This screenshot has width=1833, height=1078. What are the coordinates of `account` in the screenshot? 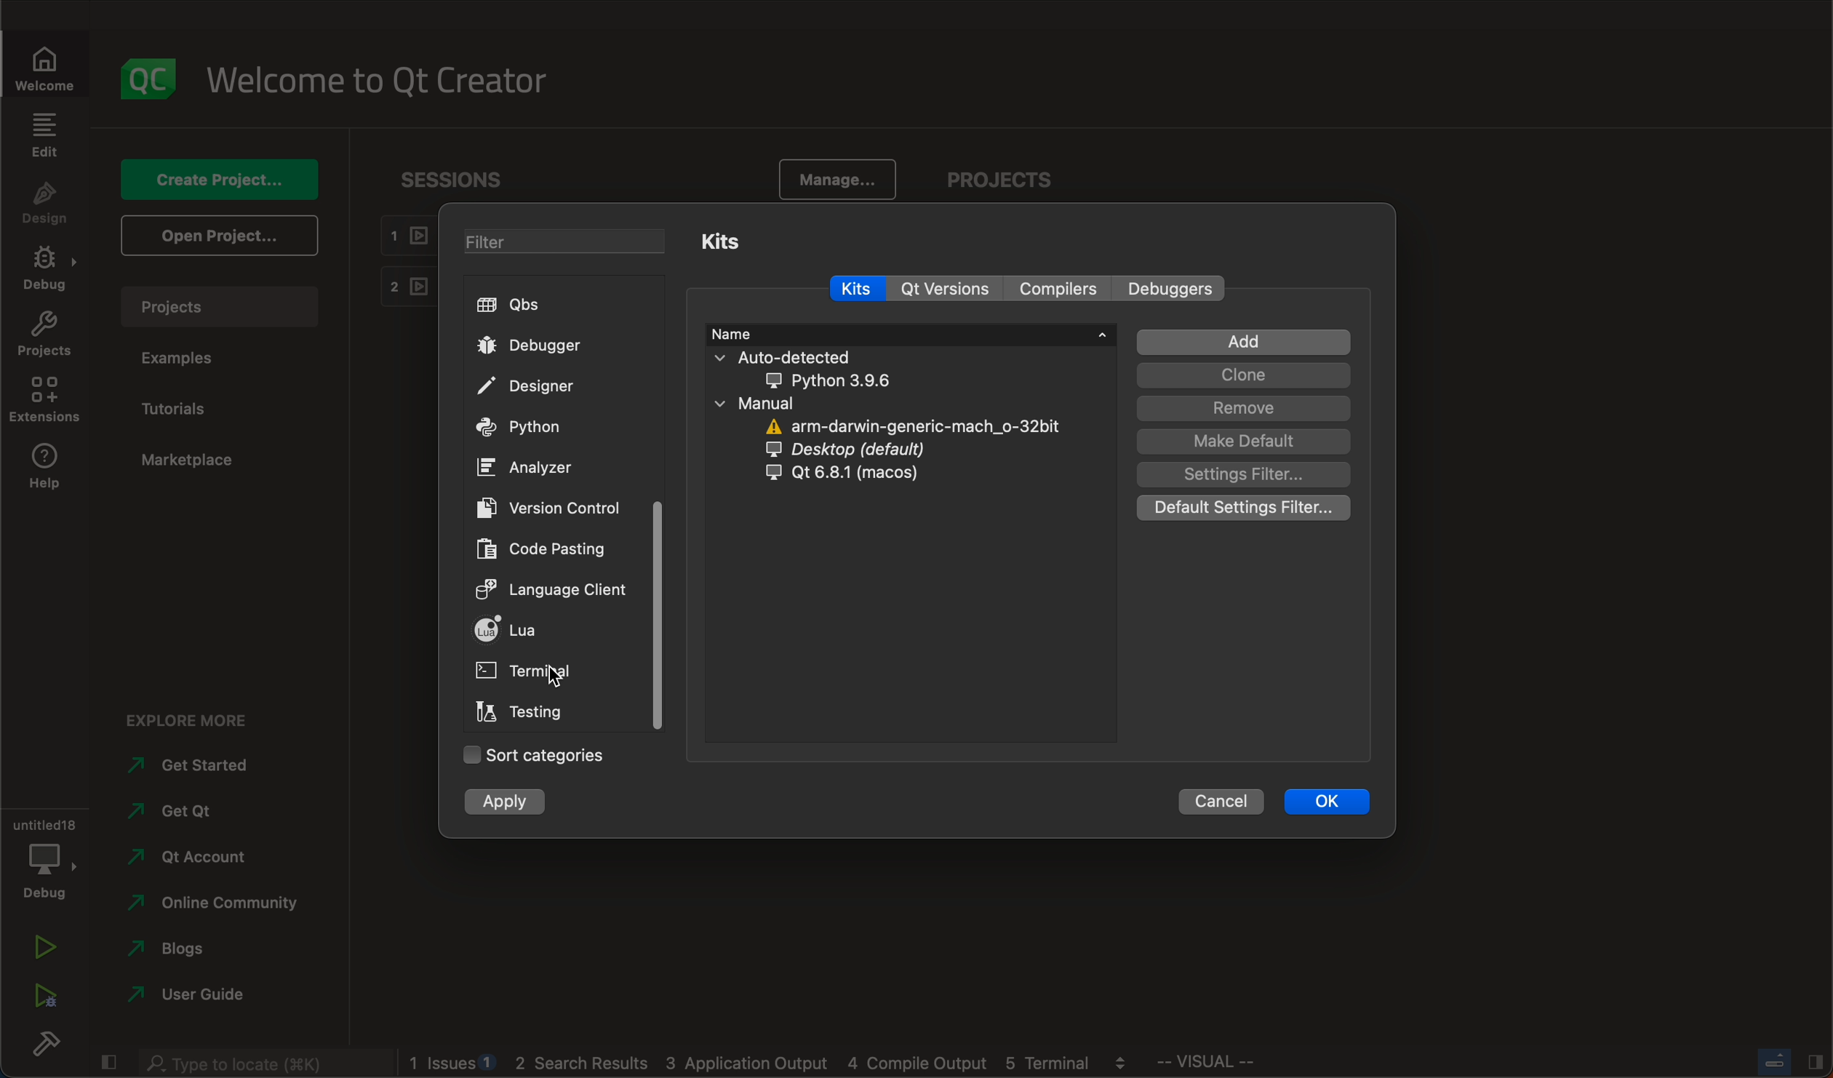 It's located at (195, 852).